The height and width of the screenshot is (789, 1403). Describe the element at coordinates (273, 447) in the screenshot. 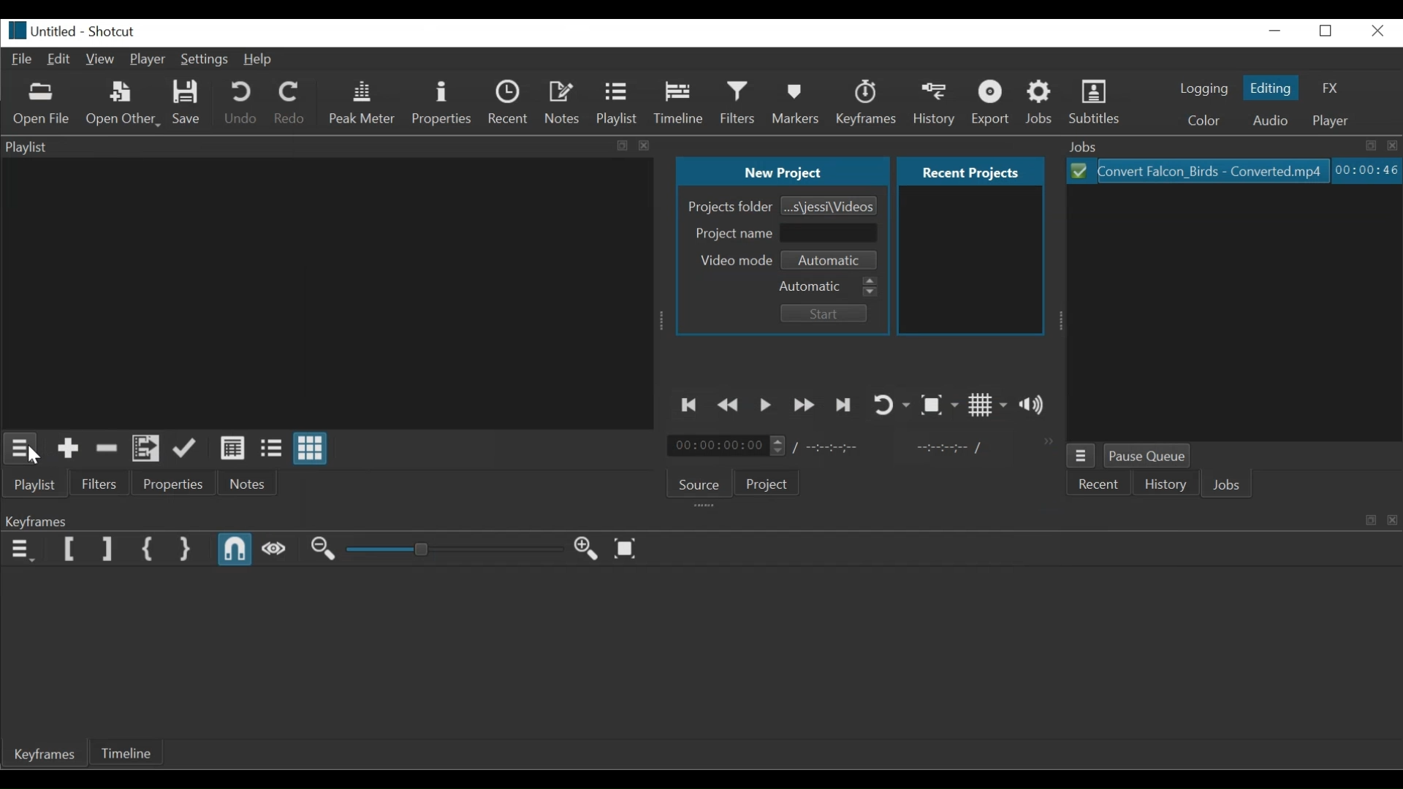

I see `View as files` at that location.